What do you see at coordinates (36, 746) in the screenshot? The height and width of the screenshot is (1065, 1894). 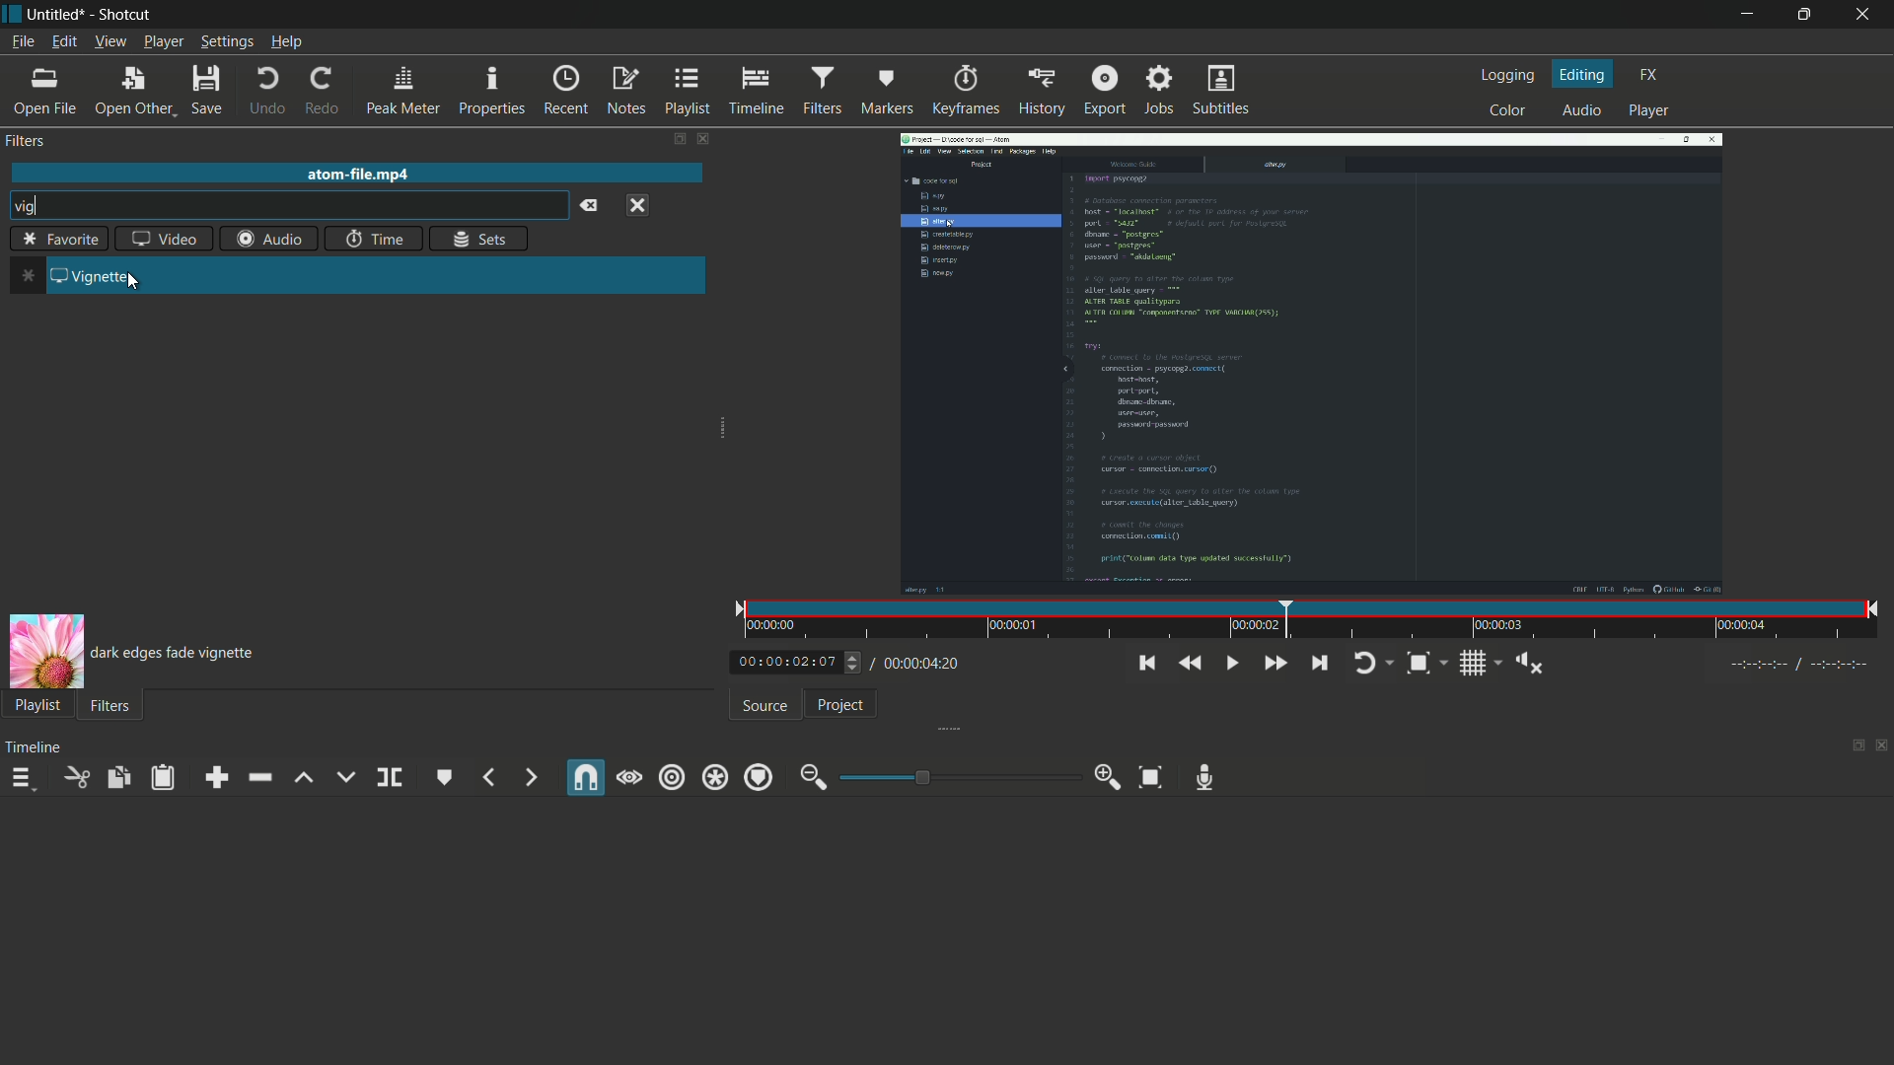 I see `Timeline` at bounding box center [36, 746].